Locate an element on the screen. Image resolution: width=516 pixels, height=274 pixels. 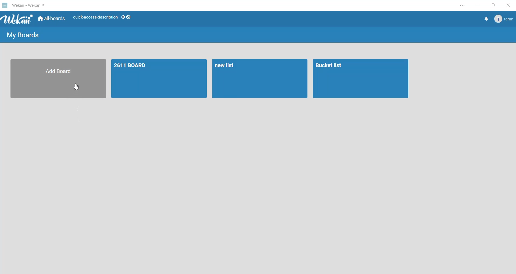
Account is located at coordinates (505, 19).